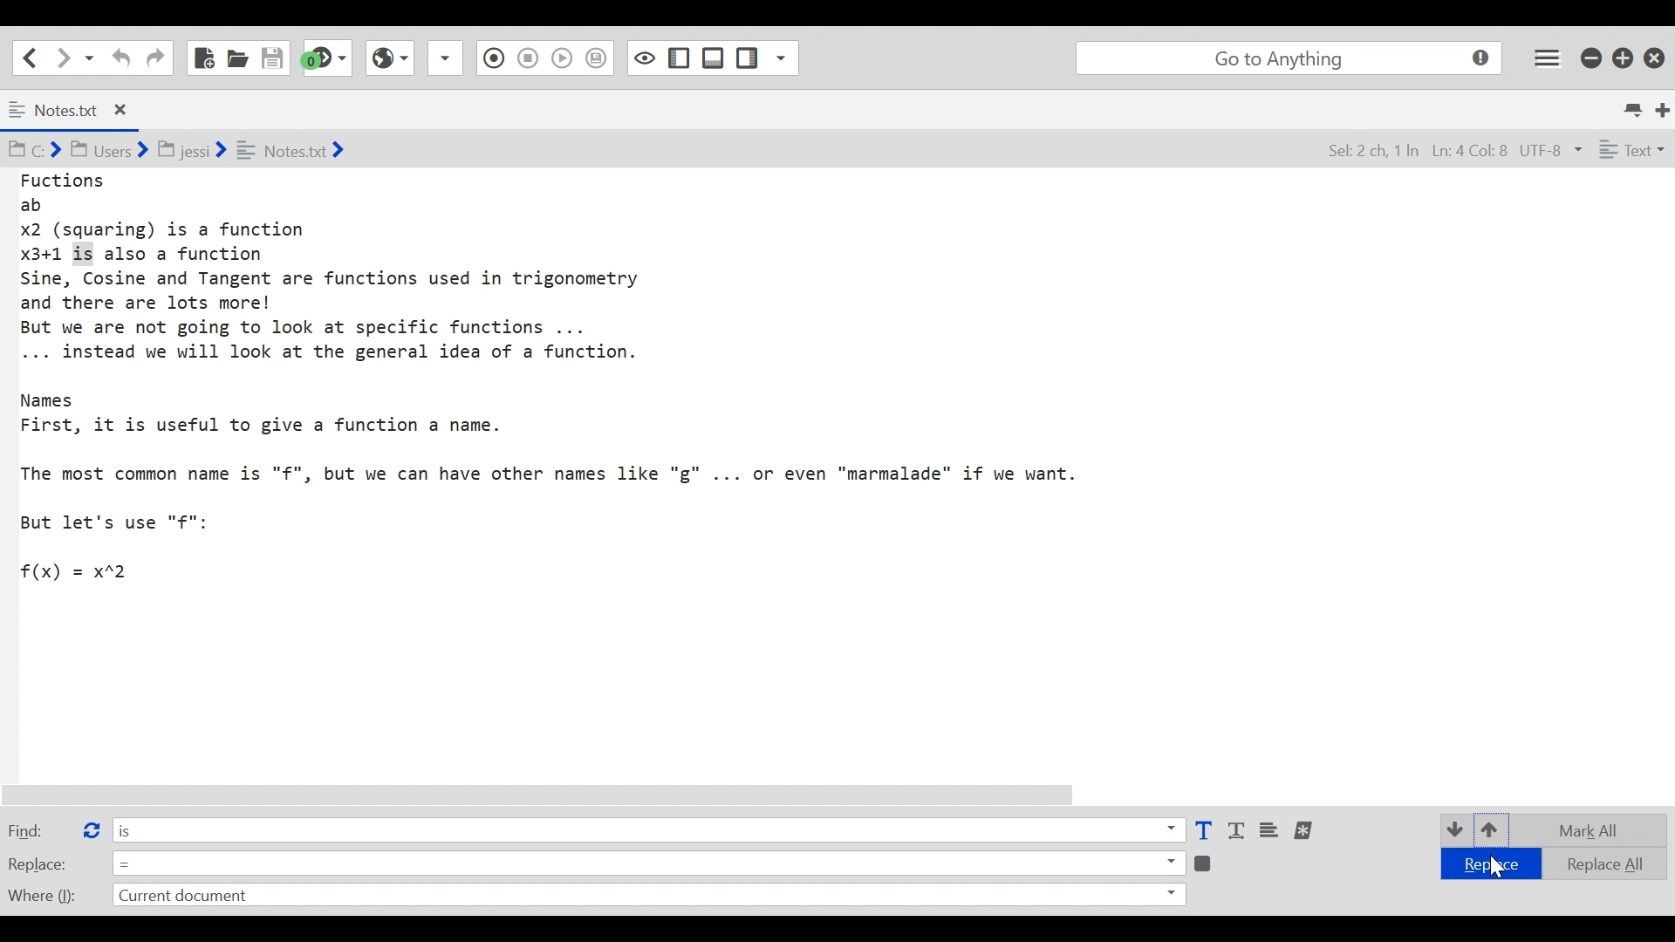 Image resolution: width=1675 pixels, height=942 pixels. I want to click on Show/Hide Right pane, so click(643, 57).